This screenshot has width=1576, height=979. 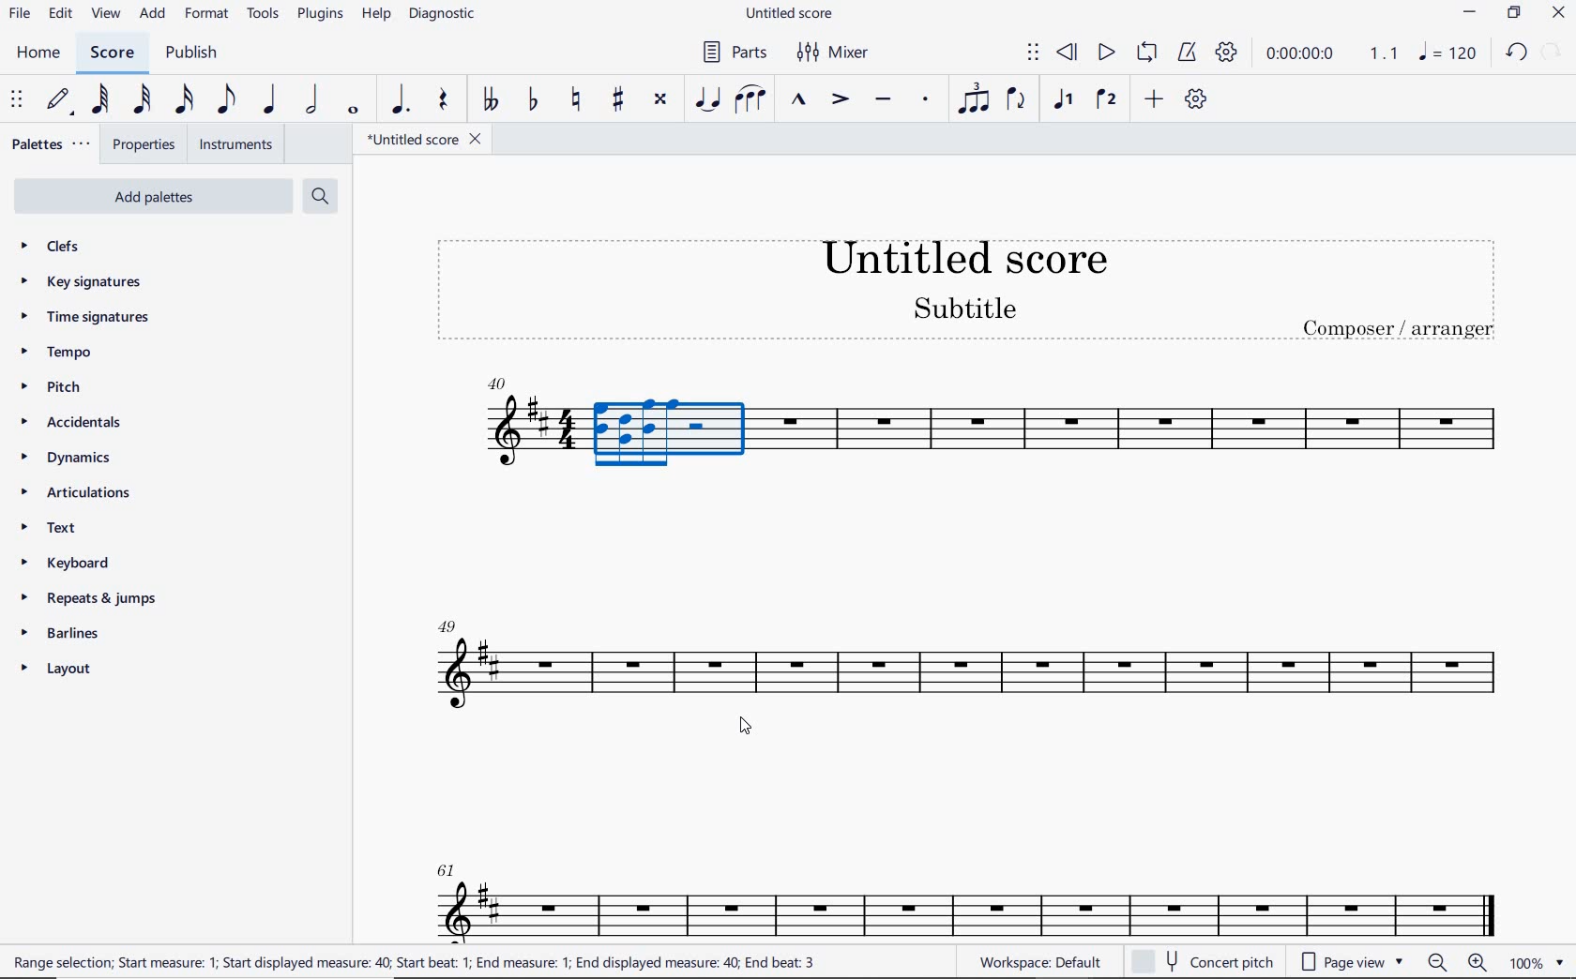 What do you see at coordinates (619, 99) in the screenshot?
I see `TOGGLE SHARP` at bounding box center [619, 99].